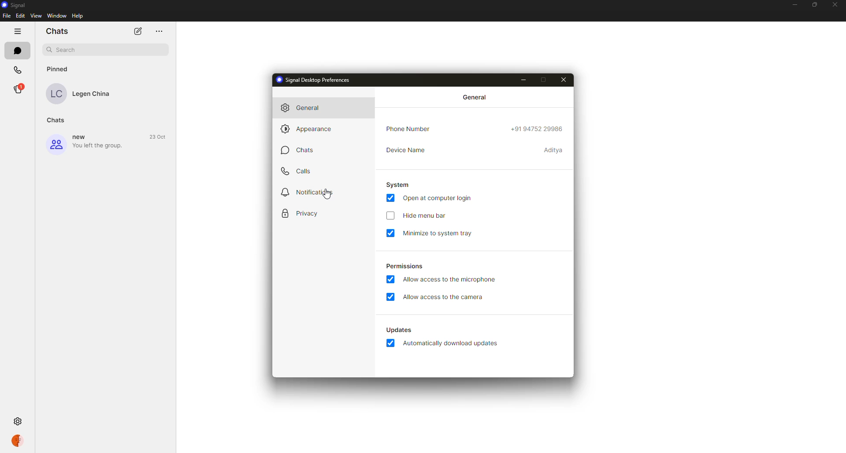 The height and width of the screenshot is (453, 846). What do you see at coordinates (390, 216) in the screenshot?
I see `select` at bounding box center [390, 216].